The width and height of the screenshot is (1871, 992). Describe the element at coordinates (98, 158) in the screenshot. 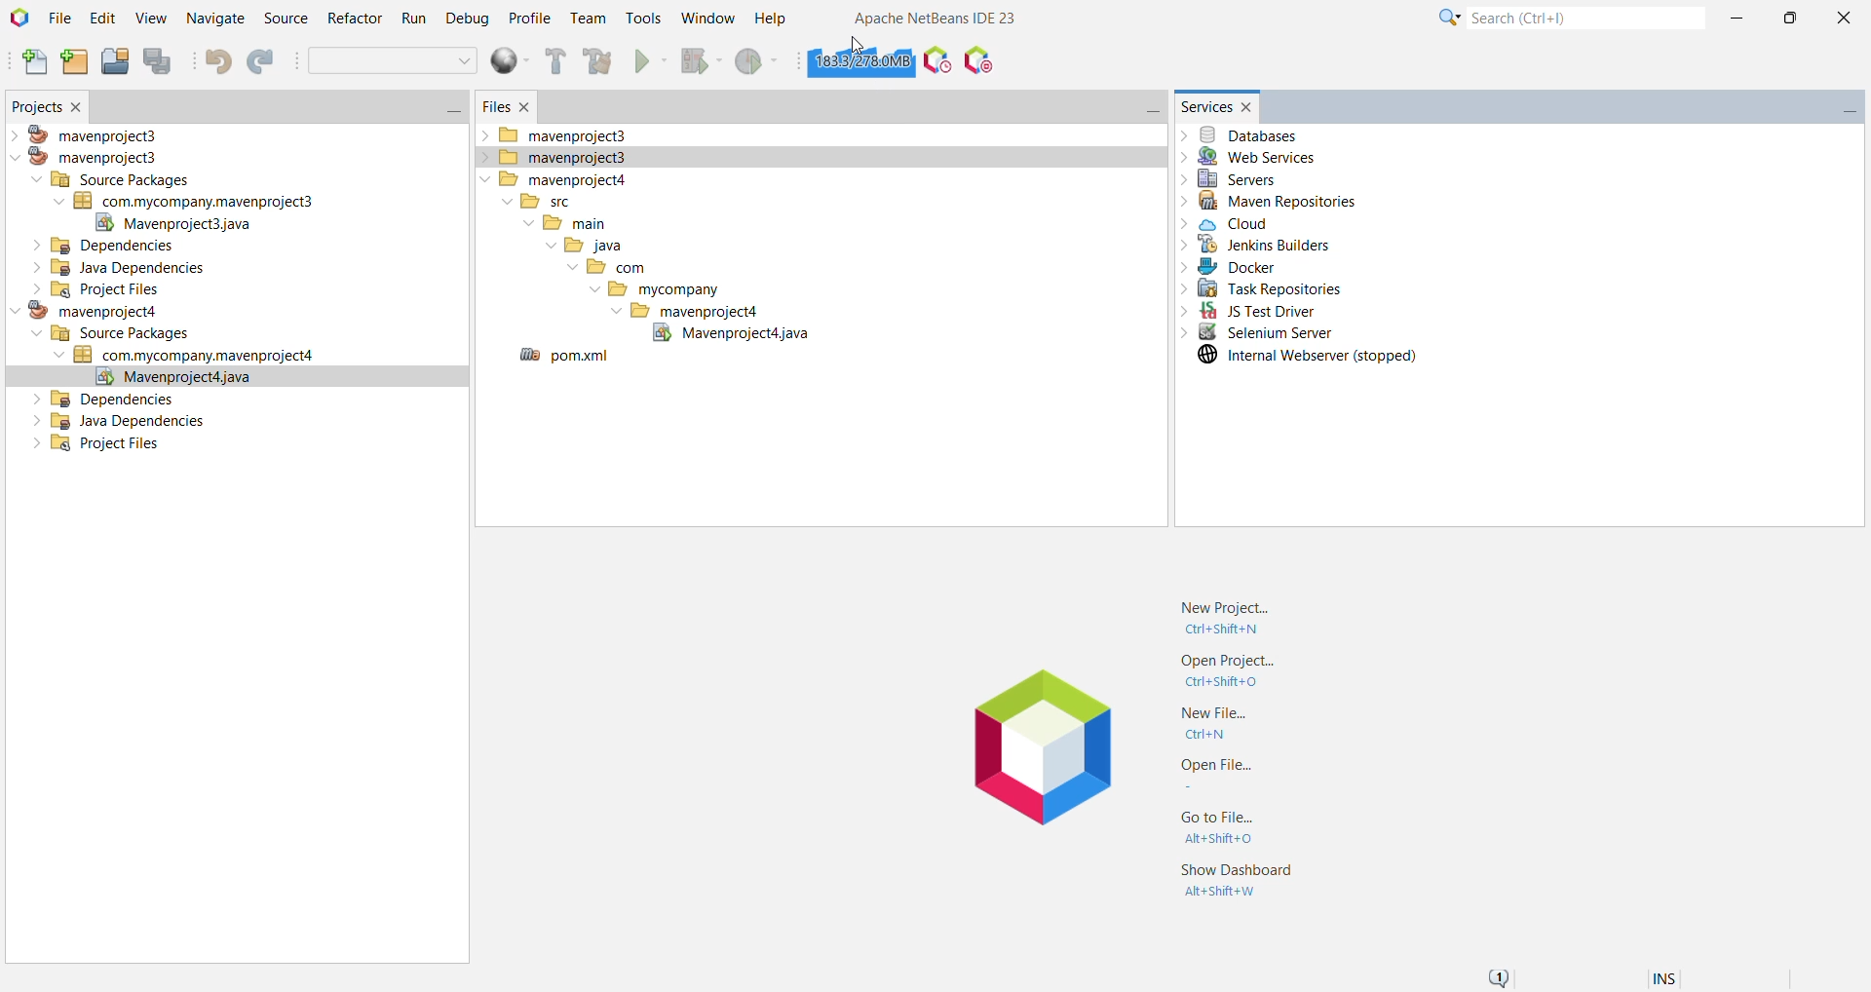

I see `mavenproject3` at that location.